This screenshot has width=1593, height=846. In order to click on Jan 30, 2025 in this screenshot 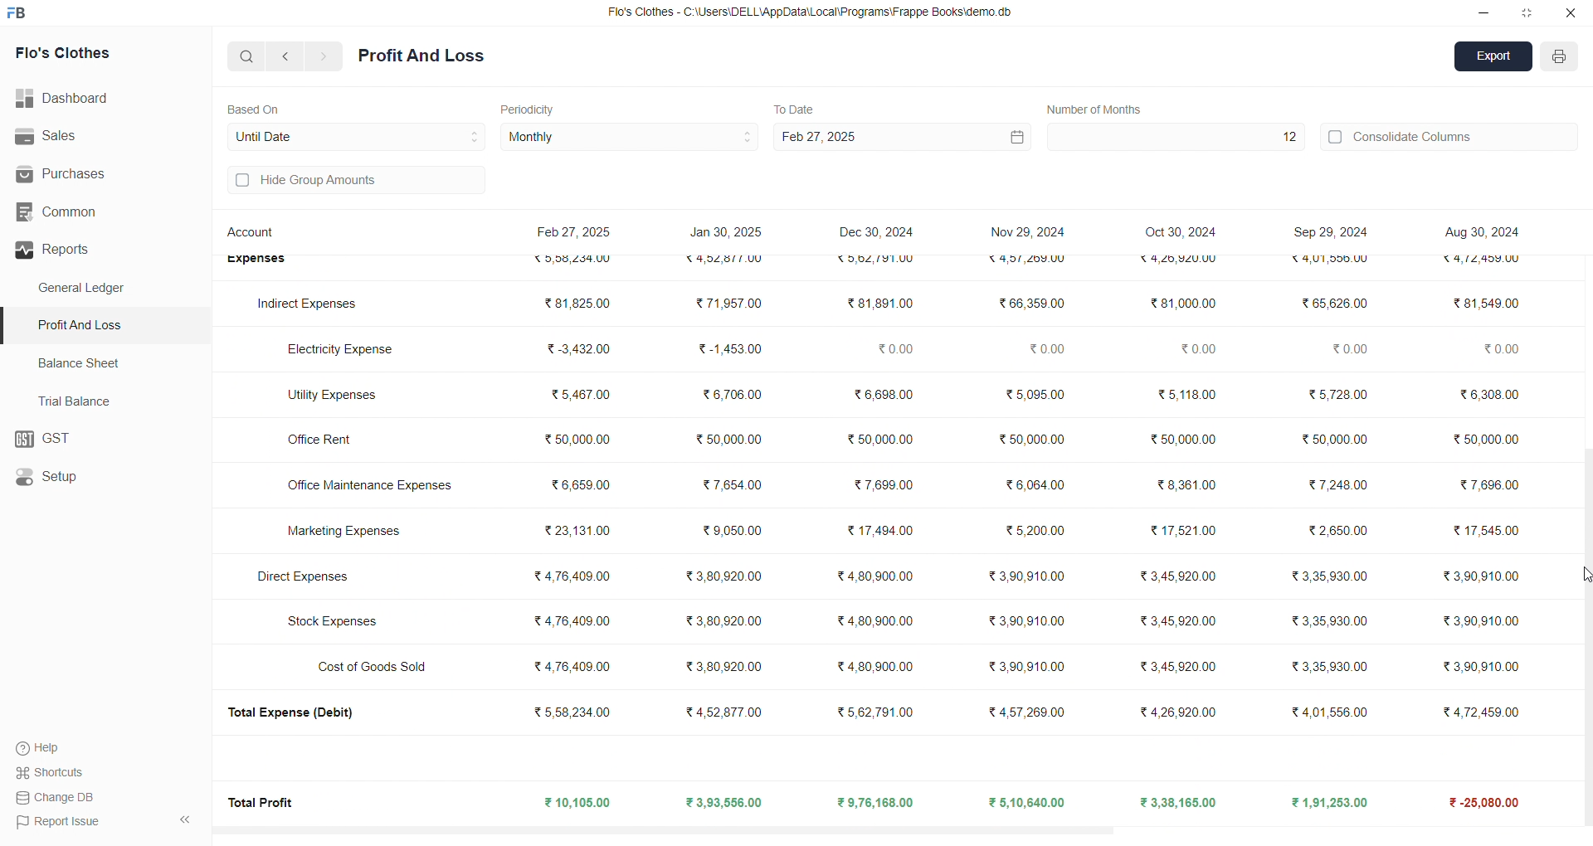, I will do `click(728, 235)`.